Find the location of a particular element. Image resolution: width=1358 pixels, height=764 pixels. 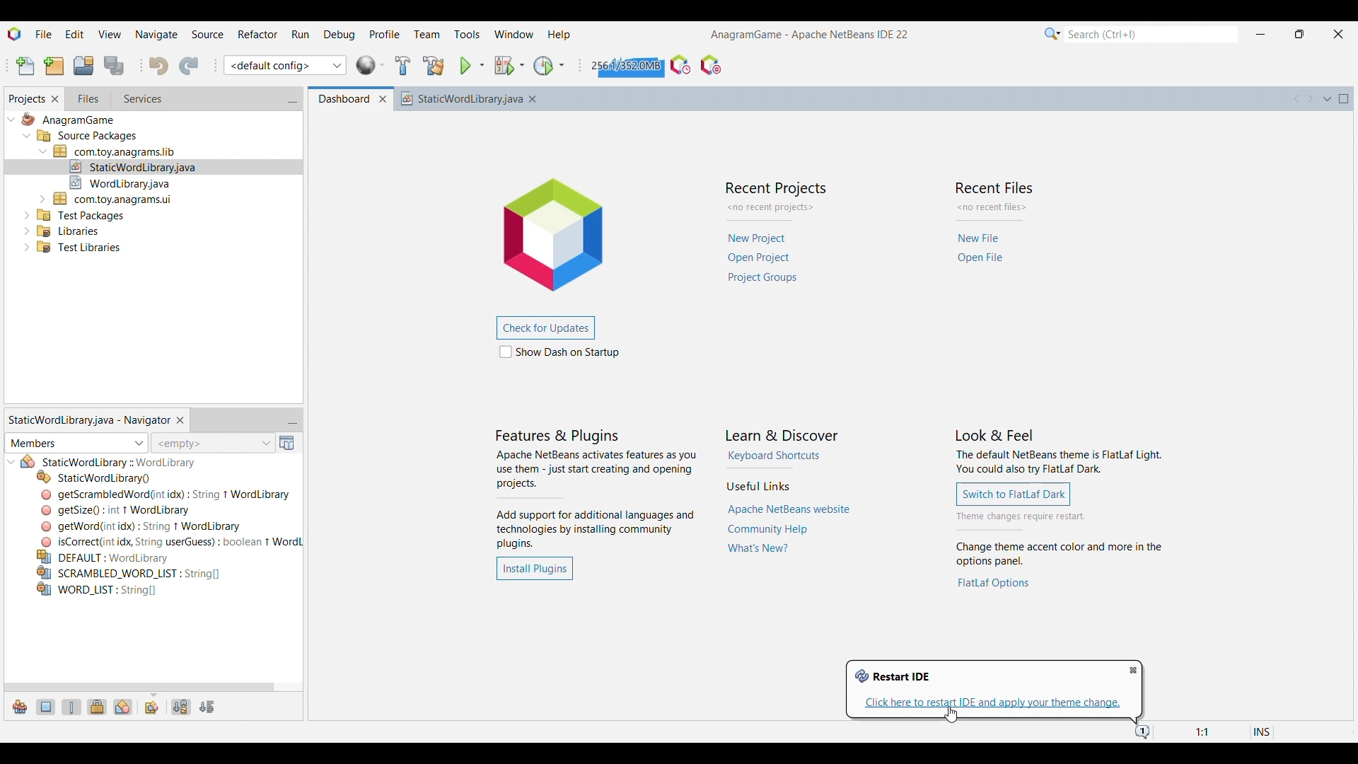

Recent Projects is located at coordinates (774, 188).